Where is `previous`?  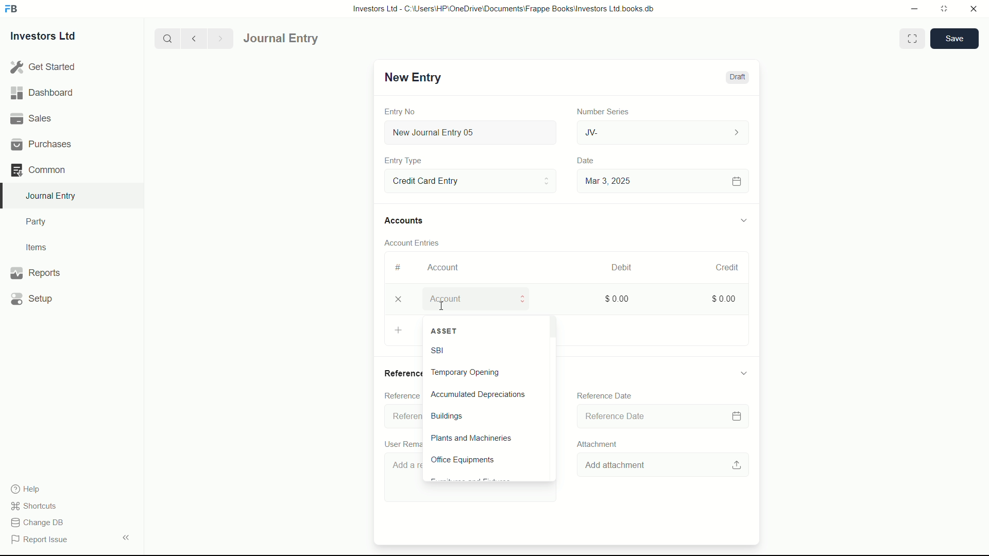 previous is located at coordinates (193, 38).